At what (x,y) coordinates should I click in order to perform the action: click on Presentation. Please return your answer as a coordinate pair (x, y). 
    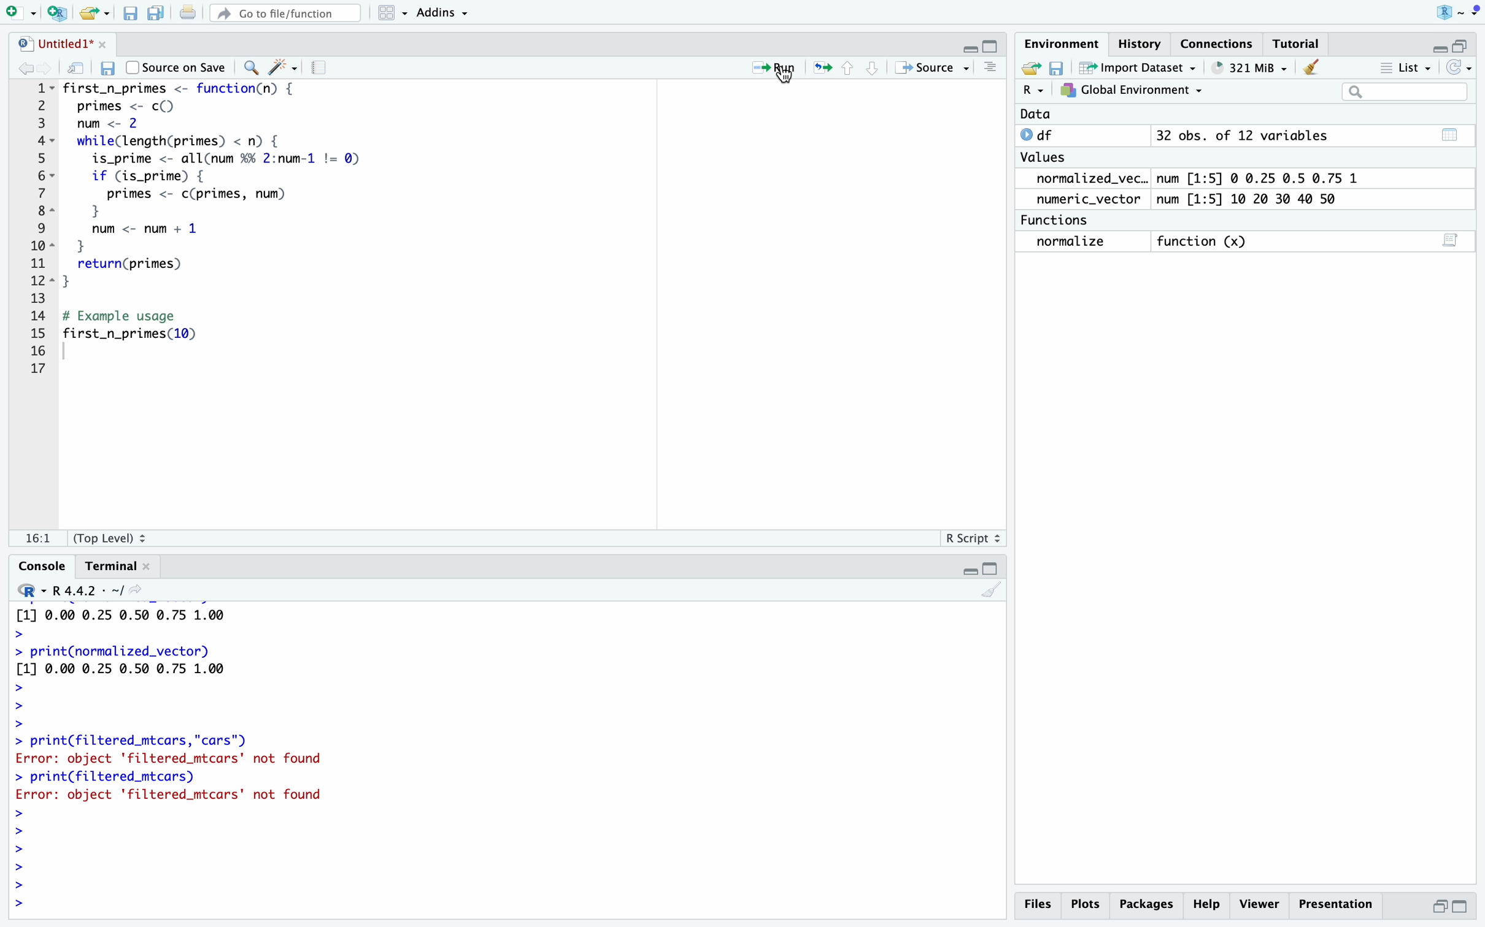
    Looking at the image, I should click on (1341, 902).